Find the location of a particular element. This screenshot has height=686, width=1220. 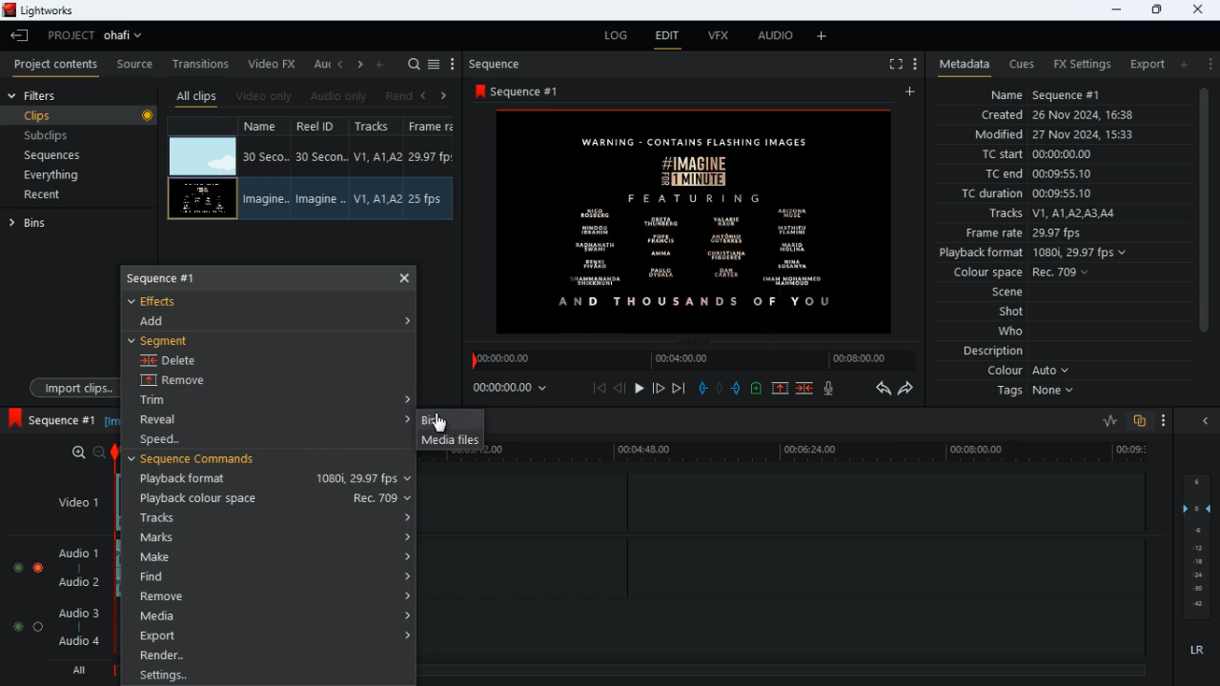

tracks is located at coordinates (270, 517).